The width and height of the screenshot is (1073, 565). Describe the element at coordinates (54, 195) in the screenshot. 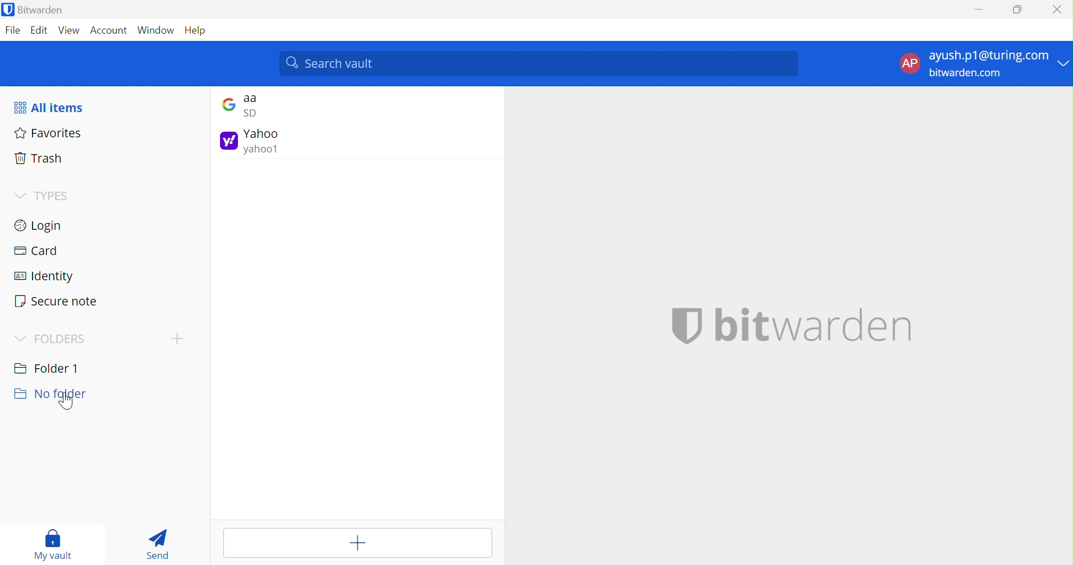

I see `TYPES` at that location.